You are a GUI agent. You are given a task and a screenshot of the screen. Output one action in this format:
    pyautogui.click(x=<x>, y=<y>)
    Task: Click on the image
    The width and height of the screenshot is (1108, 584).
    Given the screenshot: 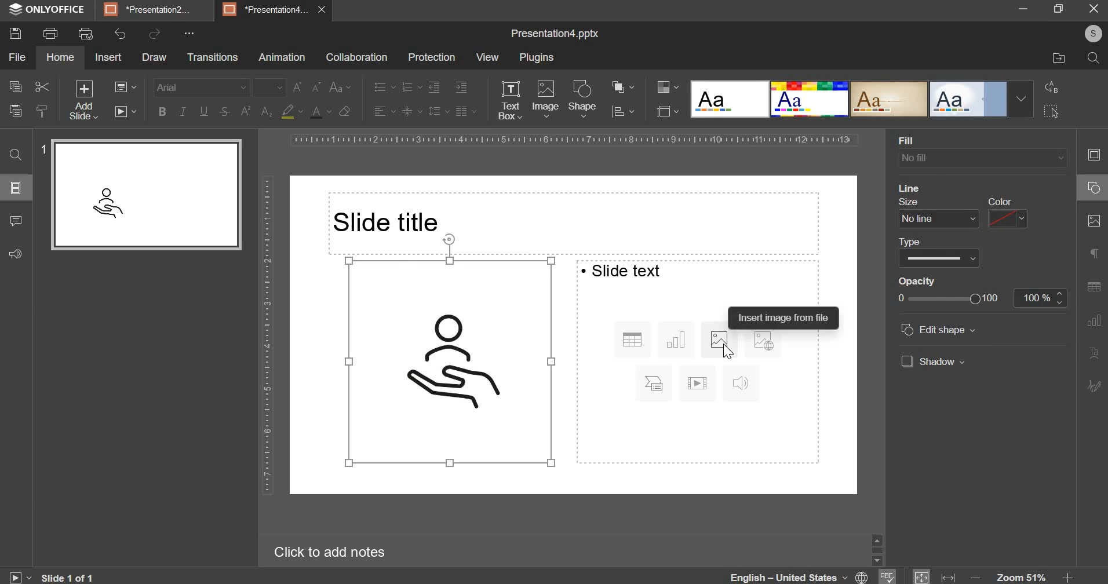 What is the action you would take?
    pyautogui.click(x=546, y=100)
    